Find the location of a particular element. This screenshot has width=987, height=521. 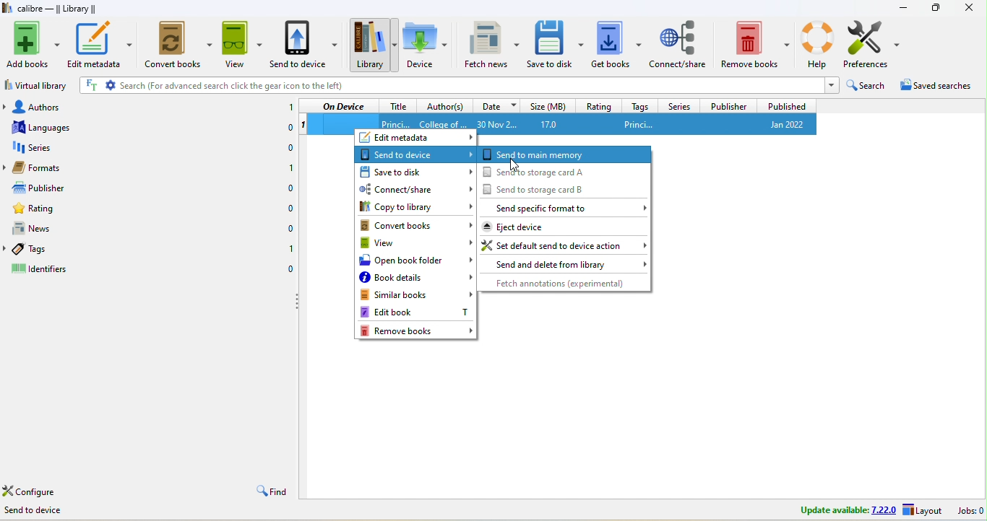

copy to library is located at coordinates (415, 208).